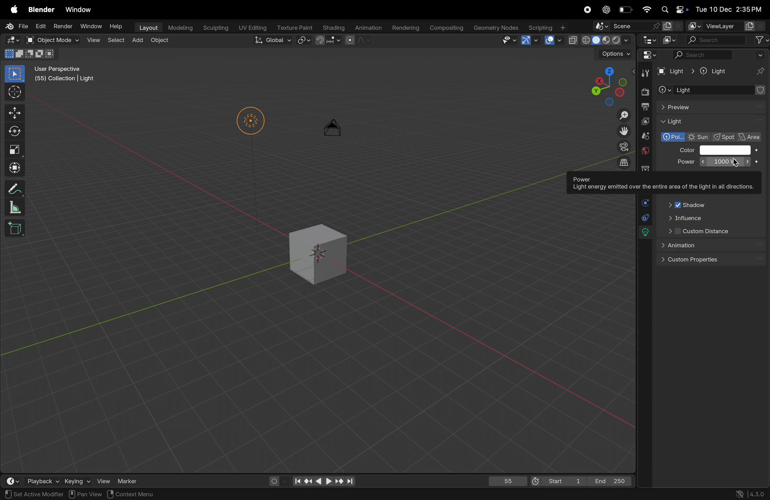  I want to click on rotate, so click(55, 494).